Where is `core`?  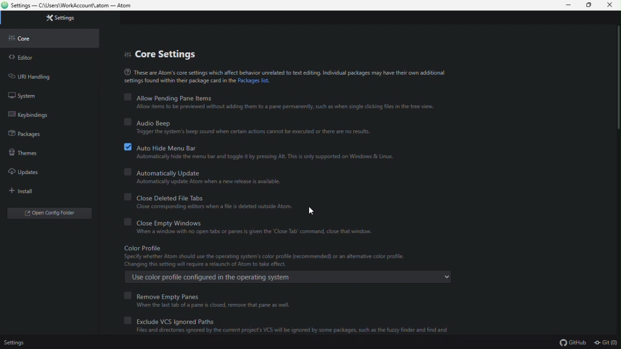 core is located at coordinates (21, 39).